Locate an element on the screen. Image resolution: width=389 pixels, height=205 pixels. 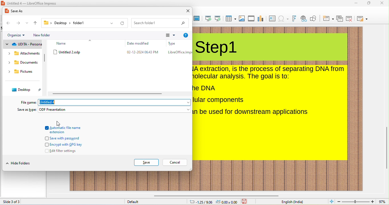
cursor and object position is located at coordinates (213, 202).